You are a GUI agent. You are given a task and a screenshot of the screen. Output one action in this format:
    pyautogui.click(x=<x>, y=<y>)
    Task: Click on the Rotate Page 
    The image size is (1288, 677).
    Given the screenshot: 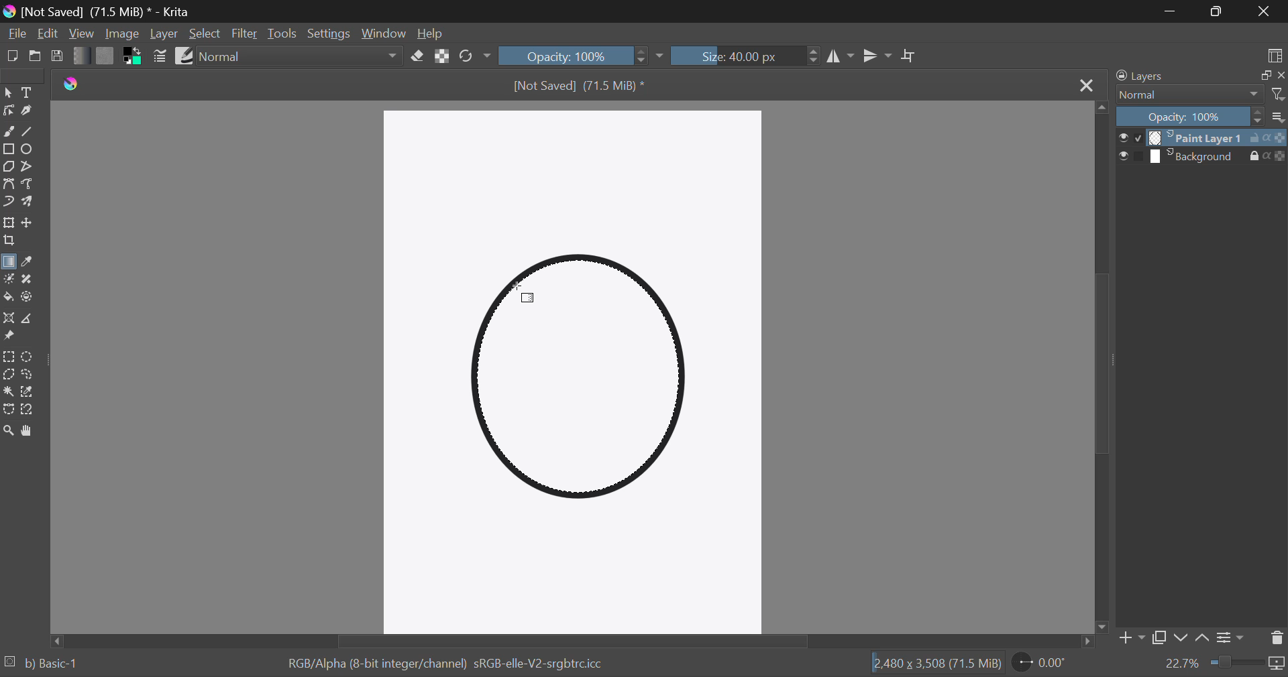 What is the action you would take?
    pyautogui.click(x=1039, y=662)
    